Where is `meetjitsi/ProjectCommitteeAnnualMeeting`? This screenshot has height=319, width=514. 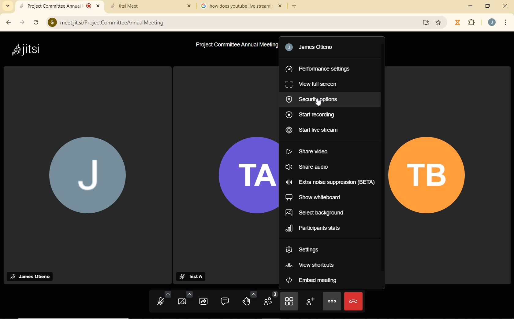
meetjitsi/ProjectCommitteeAnnualMeeting is located at coordinates (234, 23).